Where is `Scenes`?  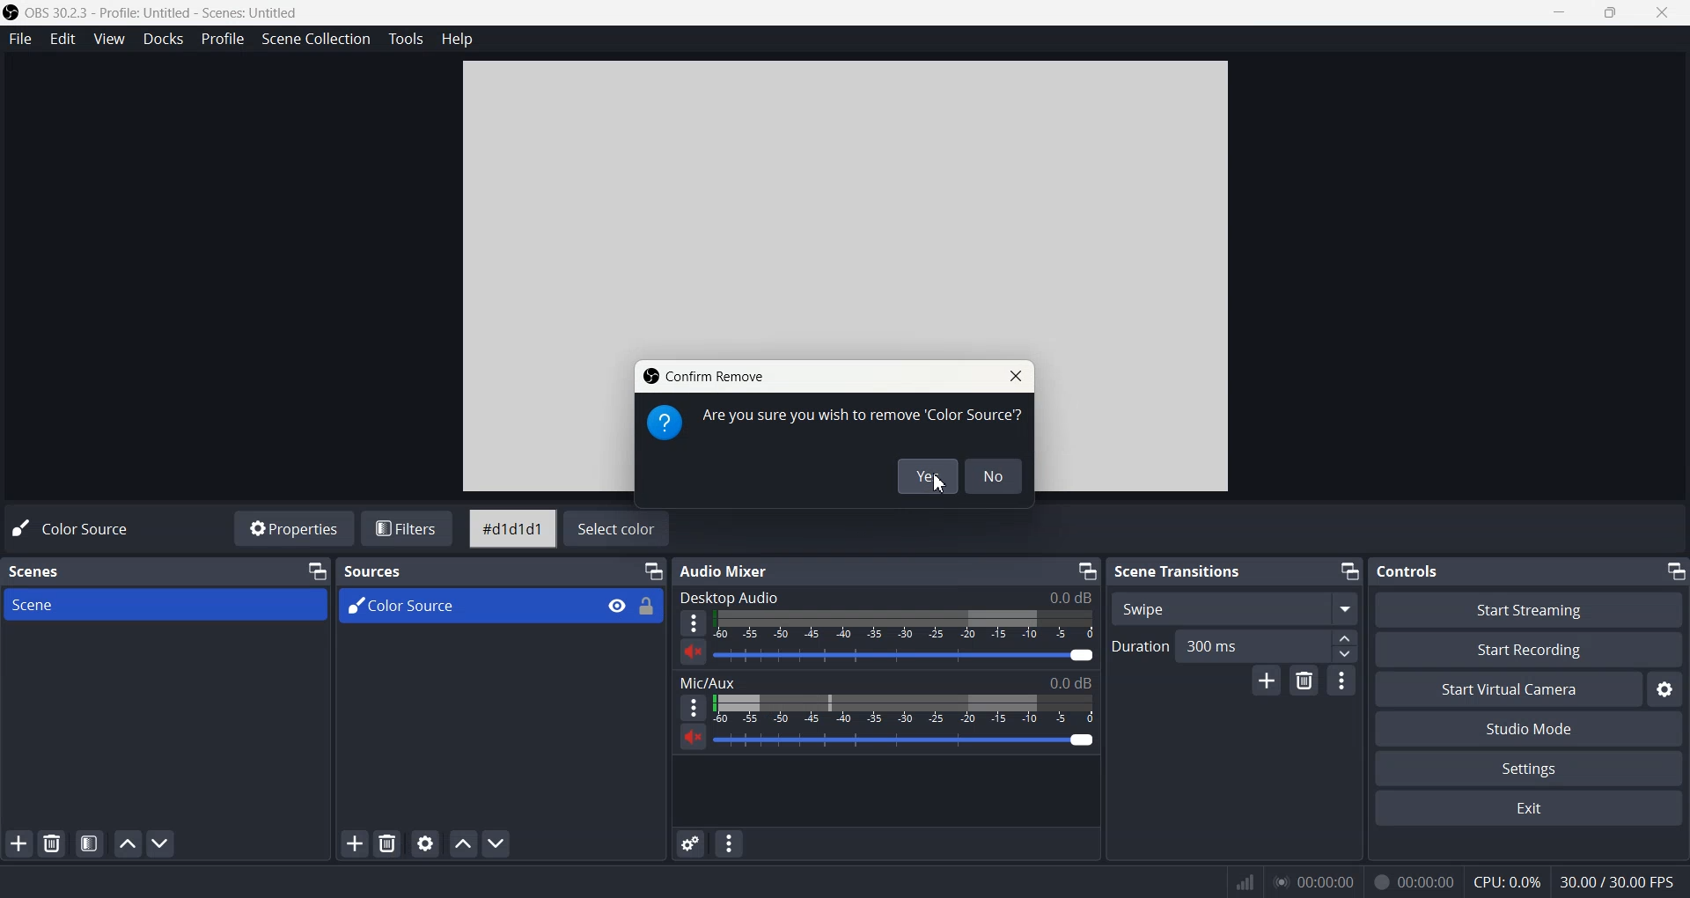 Scenes is located at coordinates (36, 571).